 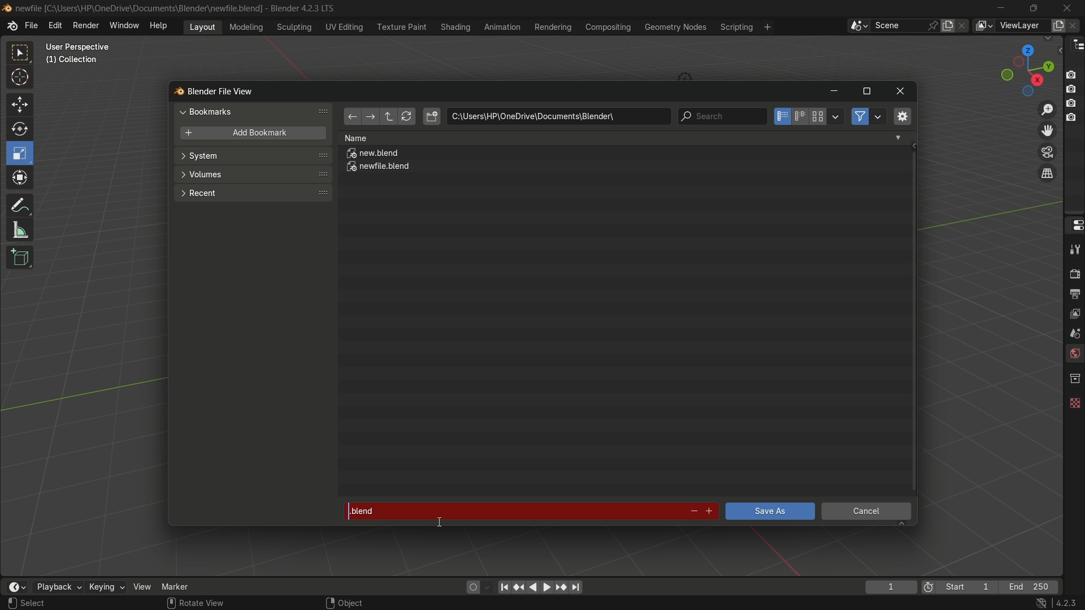 What do you see at coordinates (142, 586) in the screenshot?
I see `view` at bounding box center [142, 586].